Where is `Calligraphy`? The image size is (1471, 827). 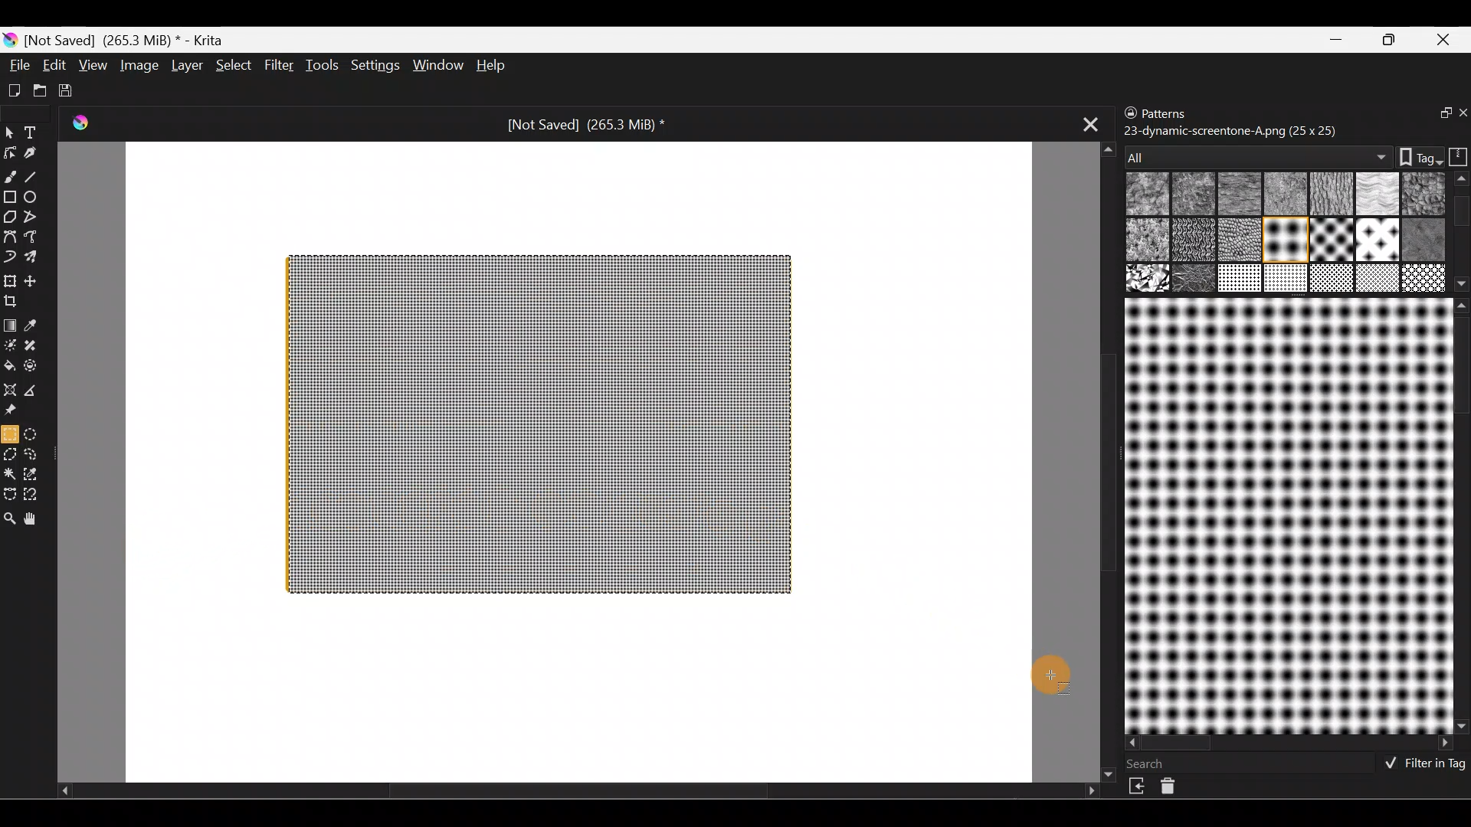
Calligraphy is located at coordinates (33, 152).